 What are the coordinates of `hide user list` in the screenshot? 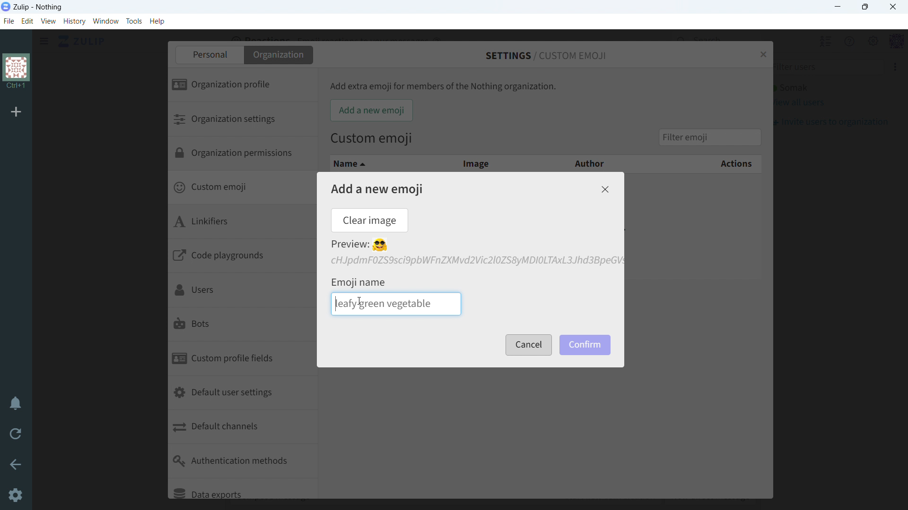 It's located at (815, 41).